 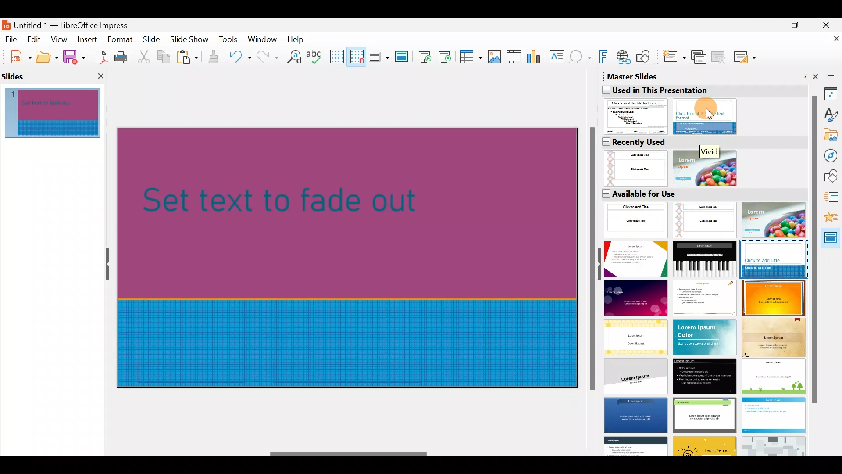 I want to click on Gallery, so click(x=831, y=136).